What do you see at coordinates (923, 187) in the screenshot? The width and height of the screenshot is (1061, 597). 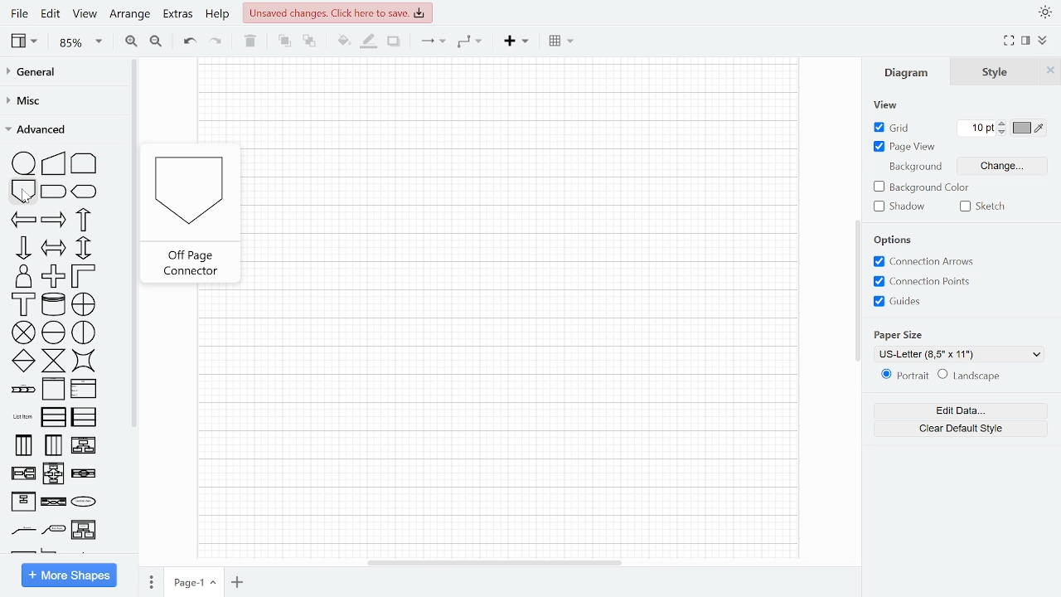 I see `Background color` at bounding box center [923, 187].